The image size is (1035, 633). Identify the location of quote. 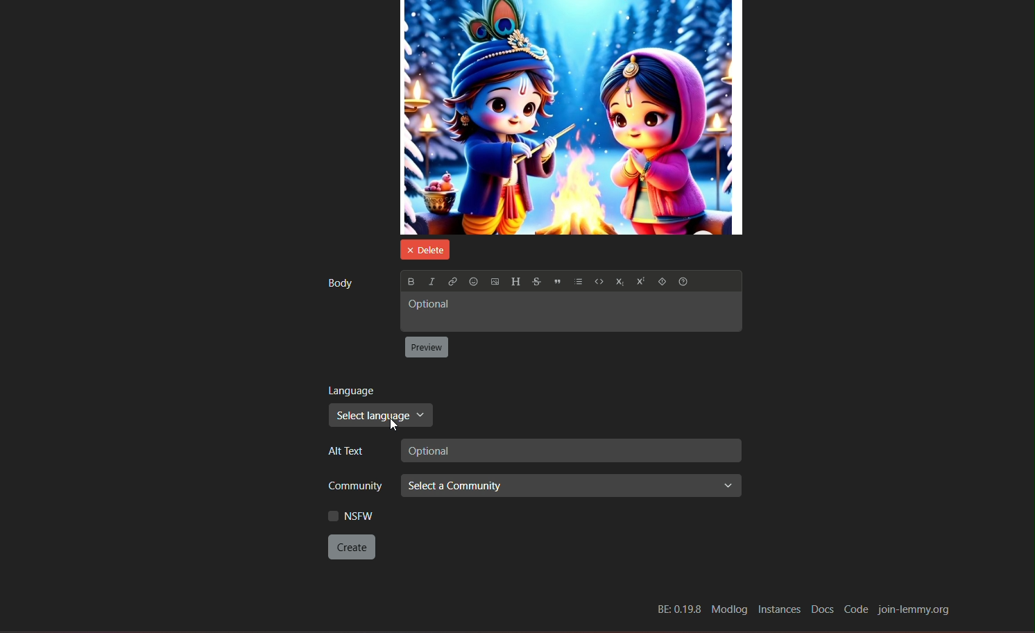
(558, 283).